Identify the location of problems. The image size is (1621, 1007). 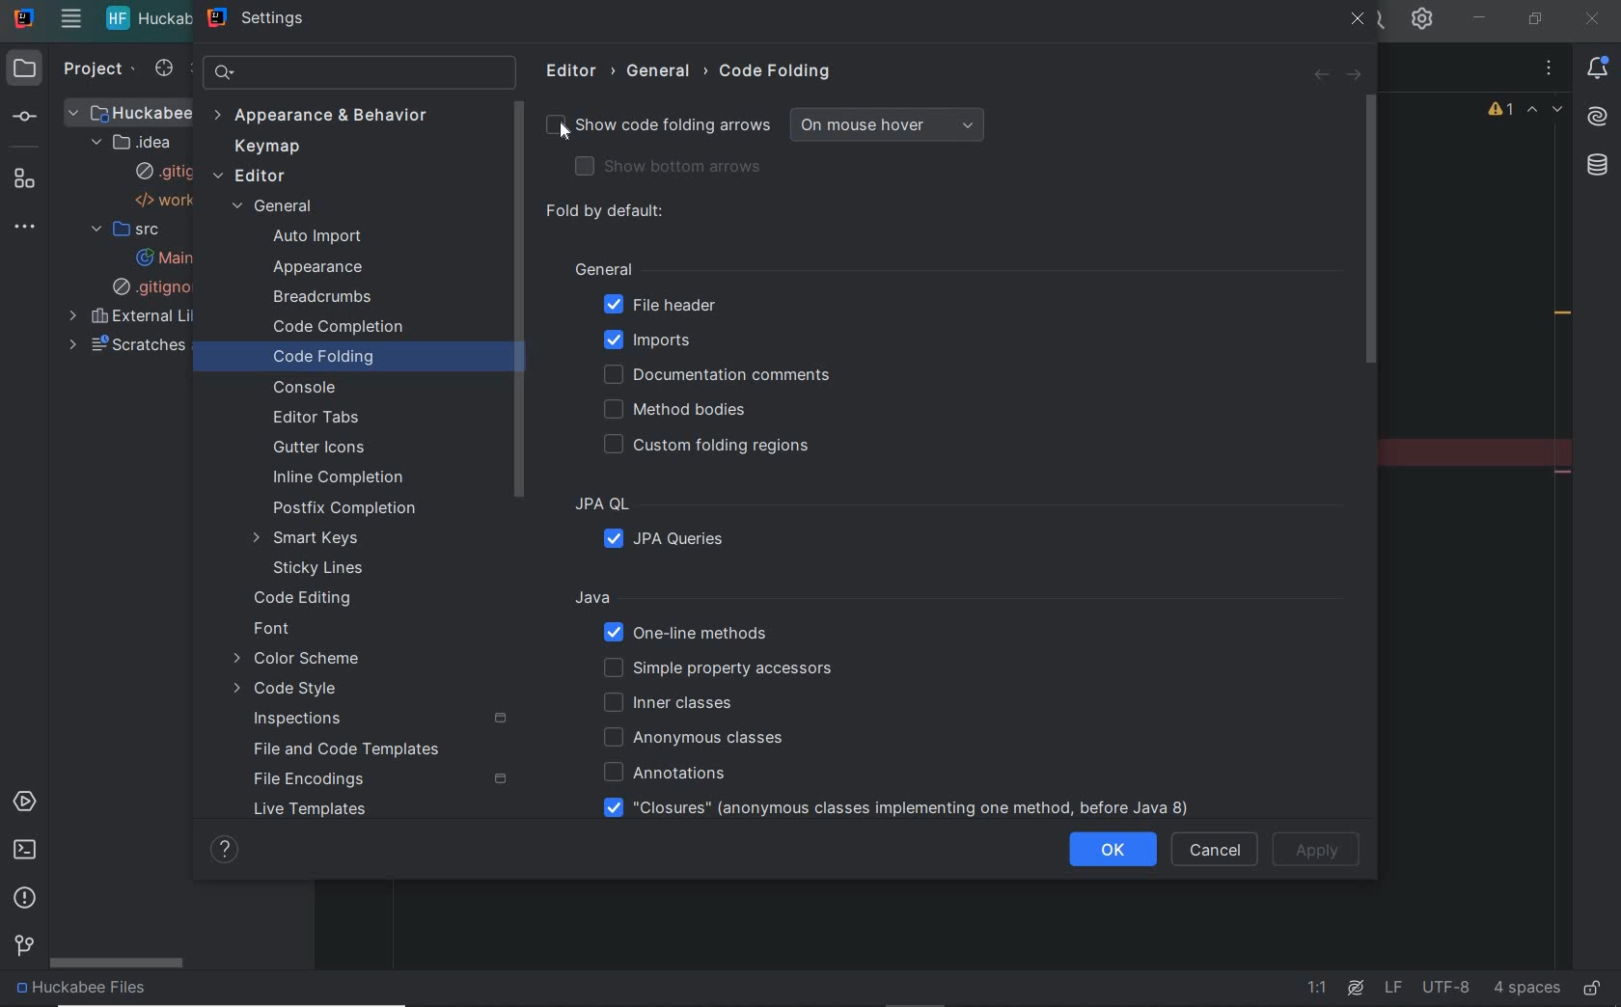
(26, 898).